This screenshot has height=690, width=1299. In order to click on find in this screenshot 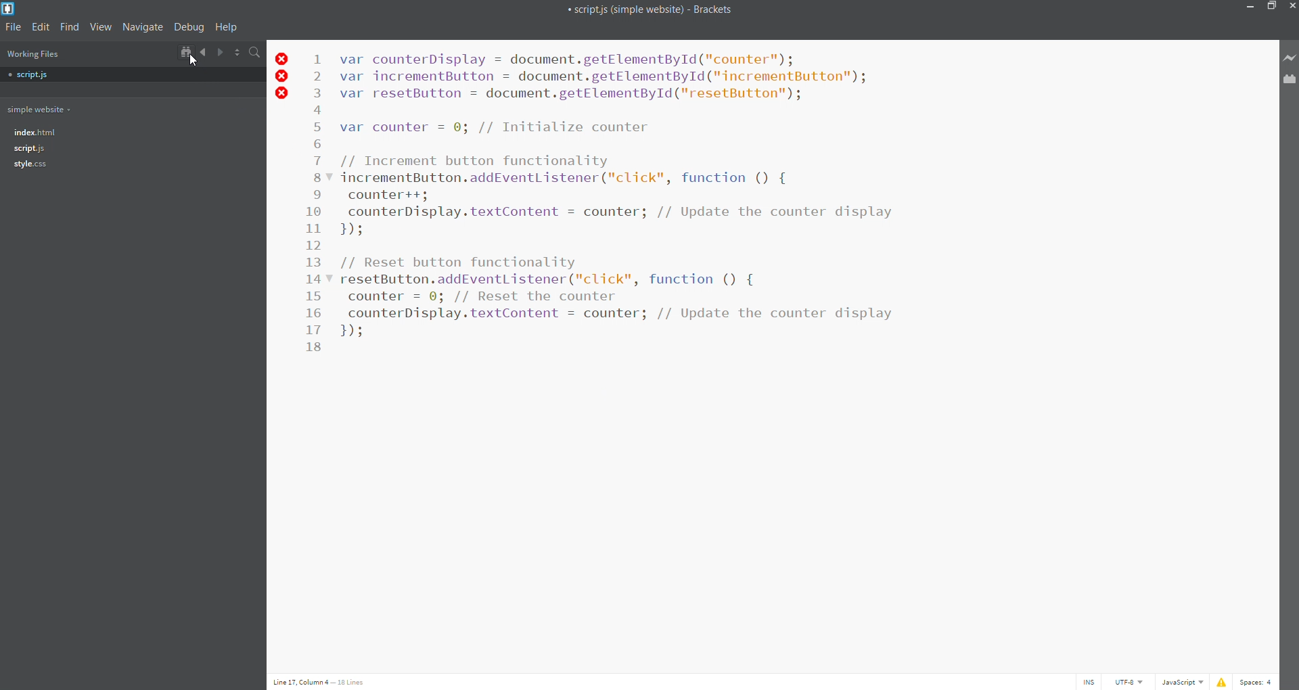, I will do `click(70, 27)`.